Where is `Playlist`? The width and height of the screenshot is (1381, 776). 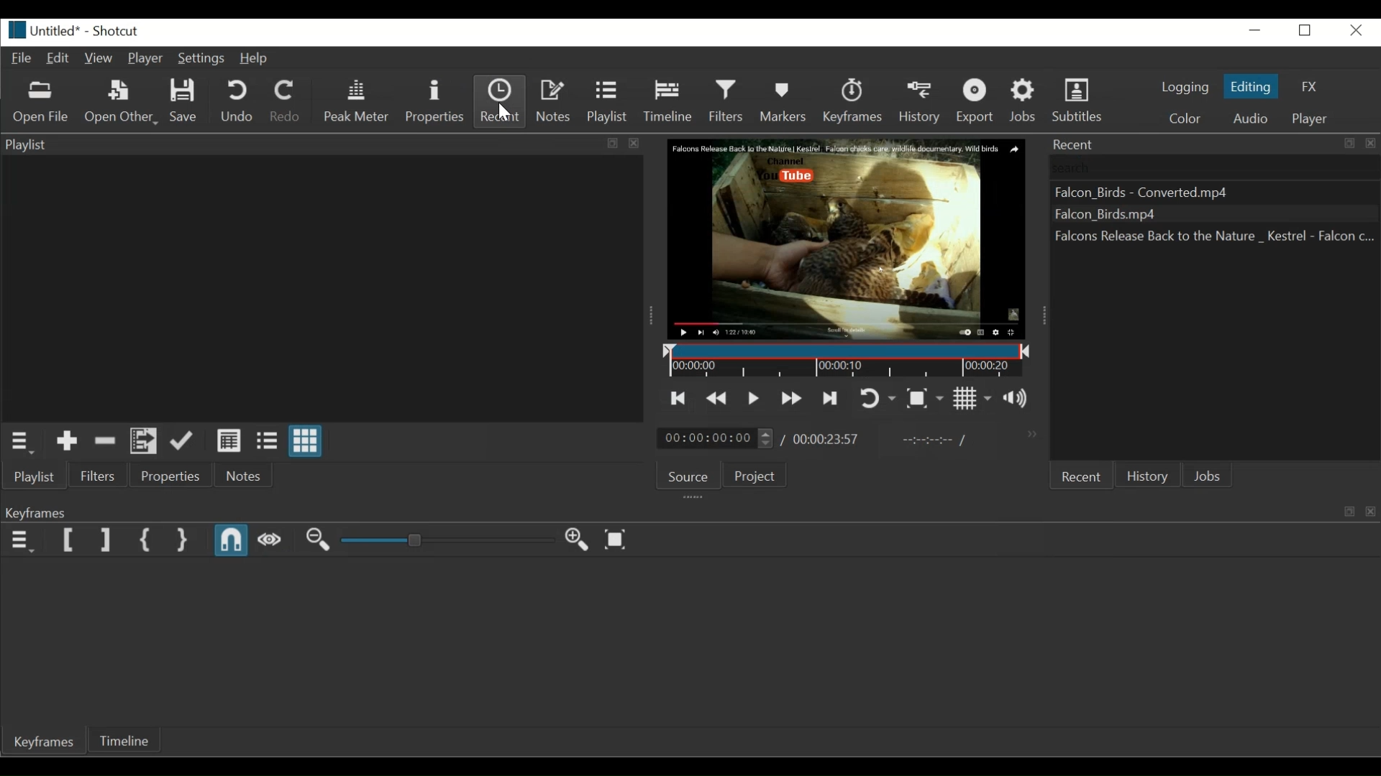
Playlist is located at coordinates (611, 99).